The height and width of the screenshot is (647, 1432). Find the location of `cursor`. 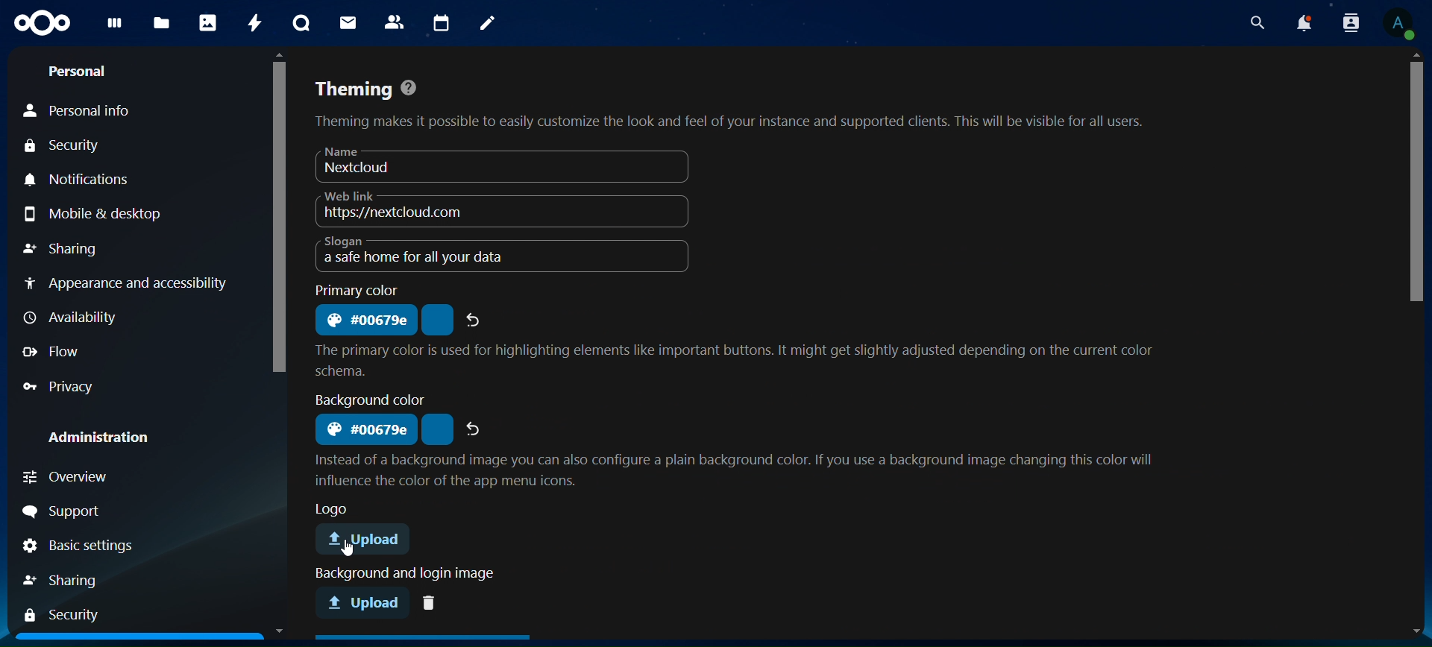

cursor is located at coordinates (348, 552).